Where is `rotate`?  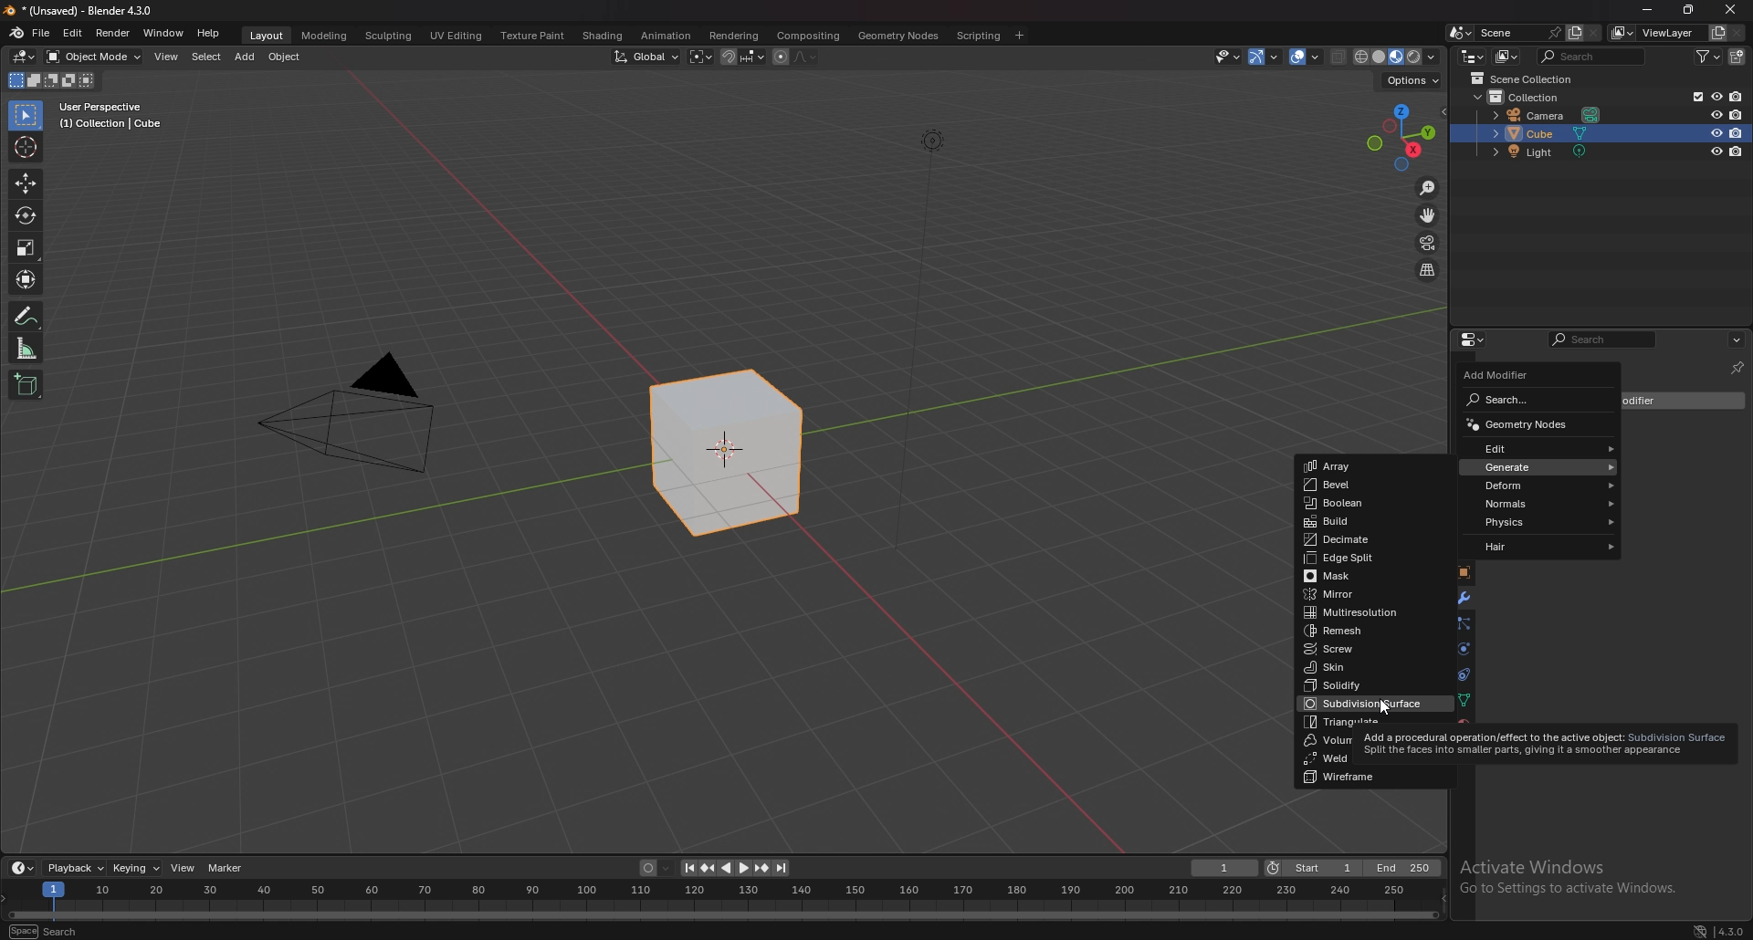
rotate is located at coordinates (25, 215).